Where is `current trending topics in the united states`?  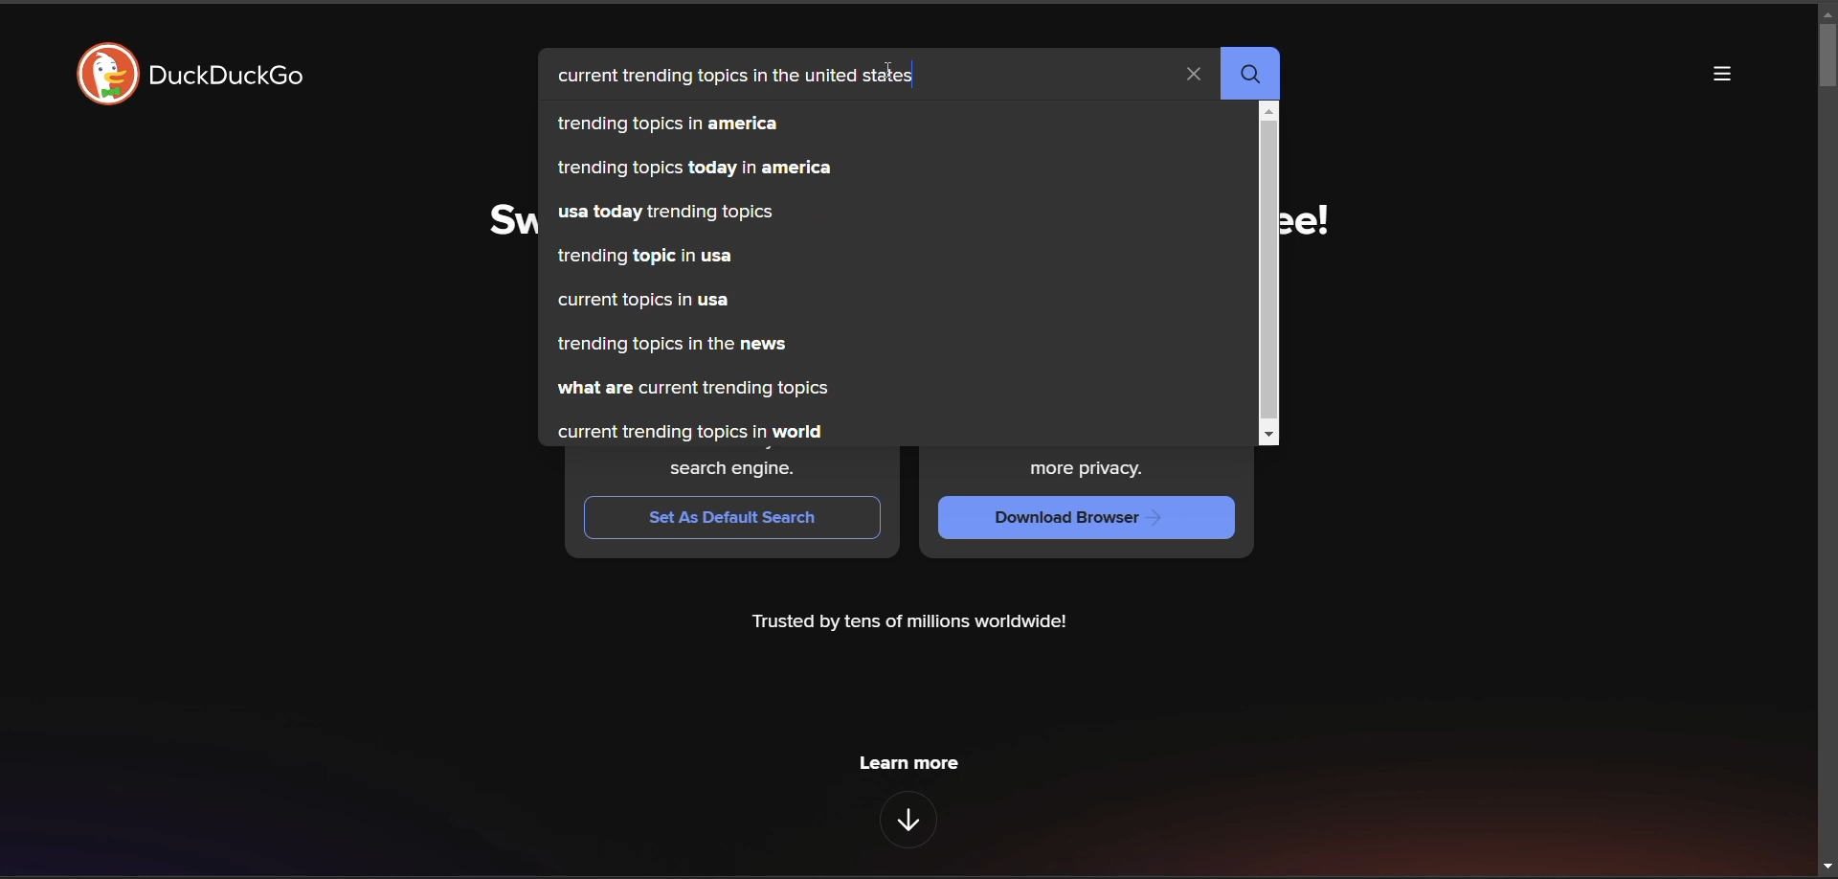
current trending topics in the united states is located at coordinates (741, 74).